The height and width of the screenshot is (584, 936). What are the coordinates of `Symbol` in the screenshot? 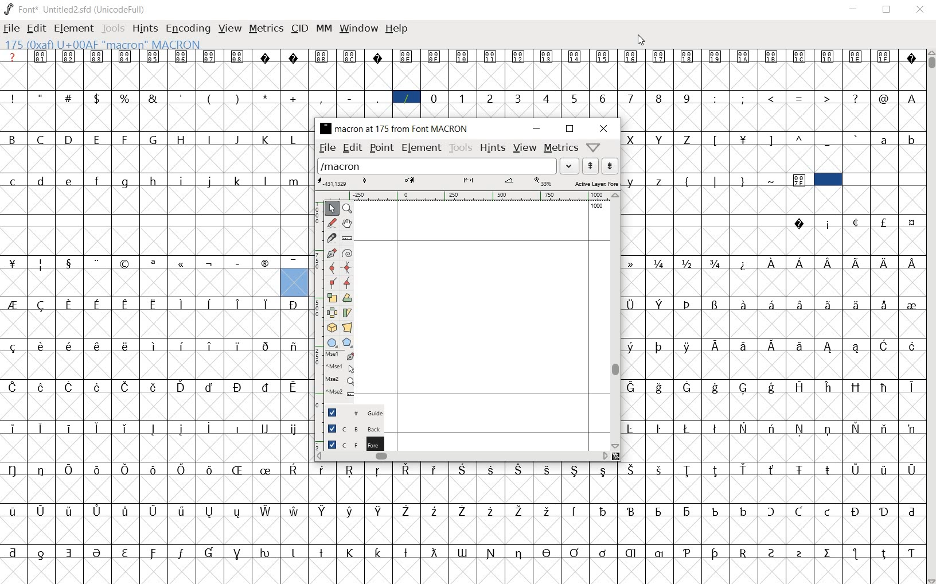 It's located at (212, 386).